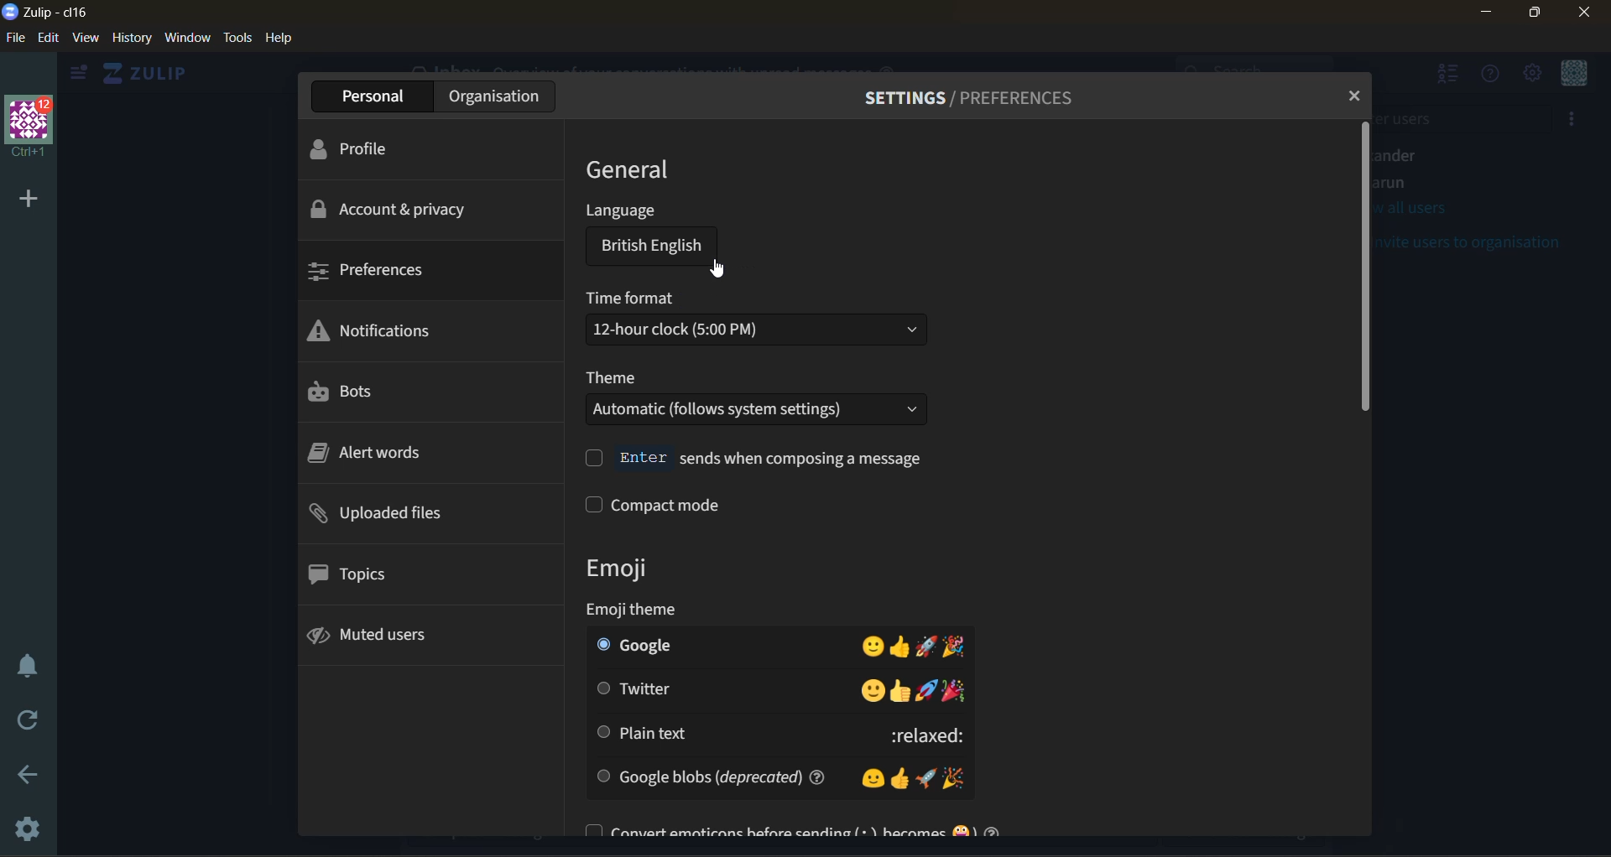  Describe the element at coordinates (1534, 76) in the screenshot. I see `main menu` at that location.